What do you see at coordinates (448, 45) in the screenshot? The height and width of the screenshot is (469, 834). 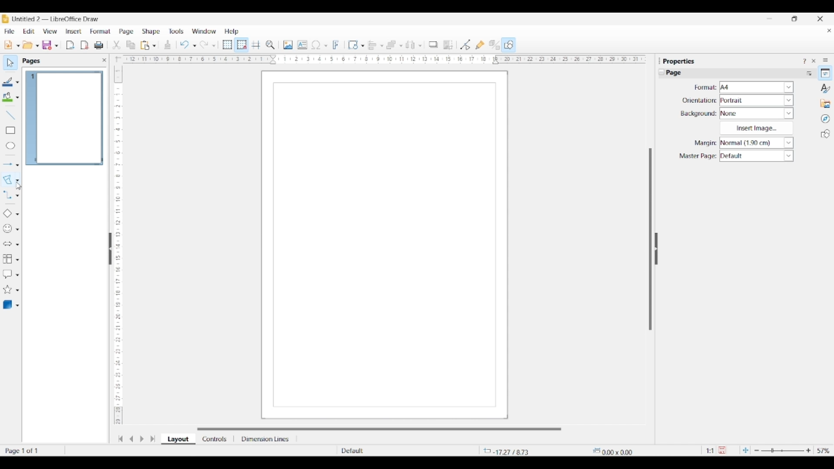 I see `Crop image` at bounding box center [448, 45].